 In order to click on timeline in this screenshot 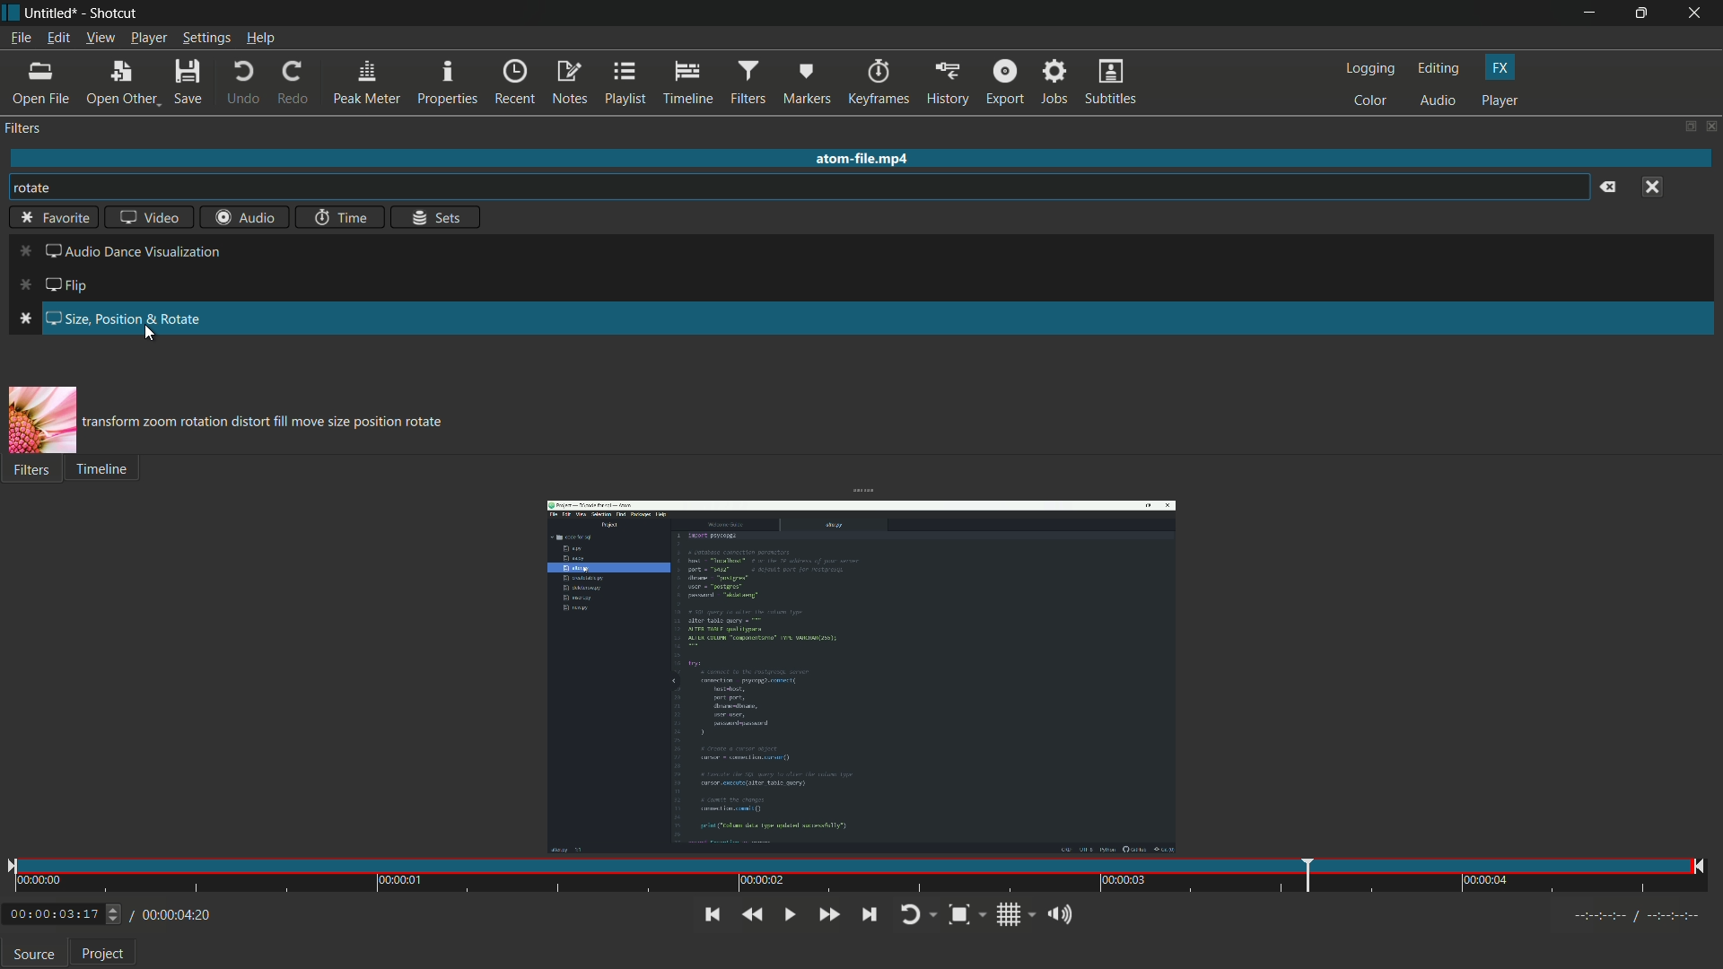, I will do `click(686, 83)`.